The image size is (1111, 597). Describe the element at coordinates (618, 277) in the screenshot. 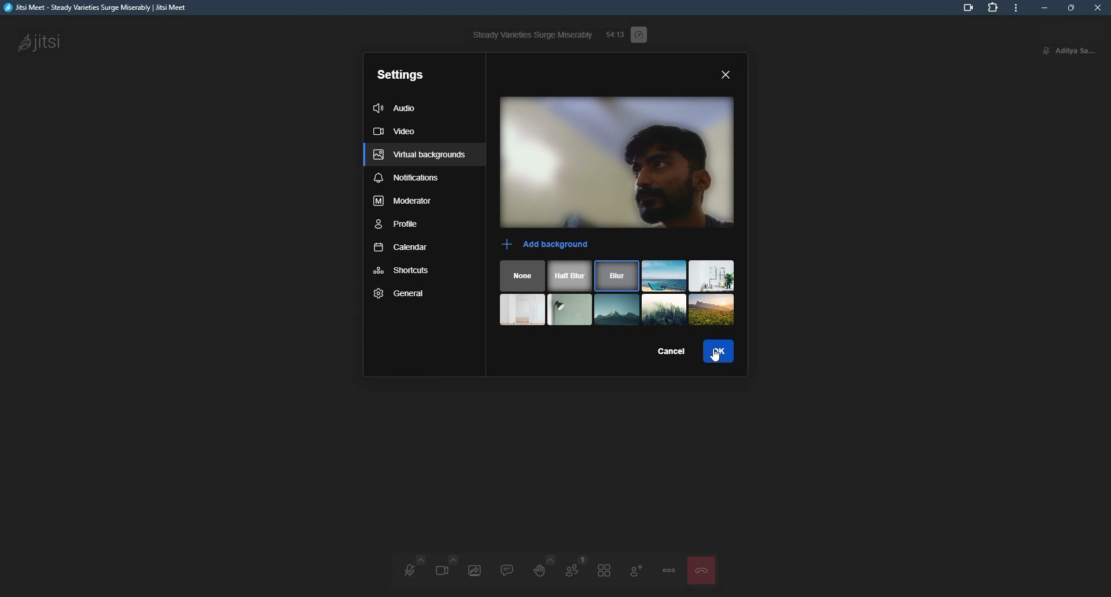

I see `blur` at that location.